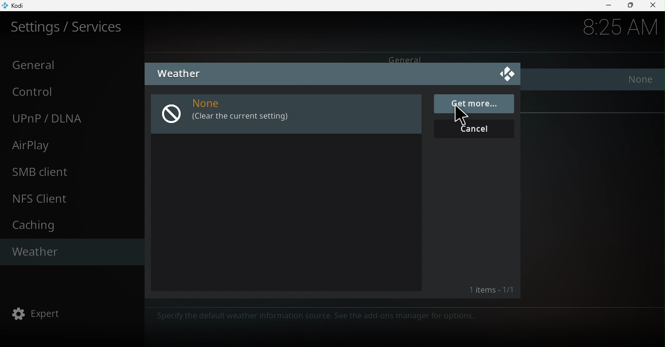 The width and height of the screenshot is (665, 347). Describe the element at coordinates (492, 290) in the screenshot. I see `Items` at that location.